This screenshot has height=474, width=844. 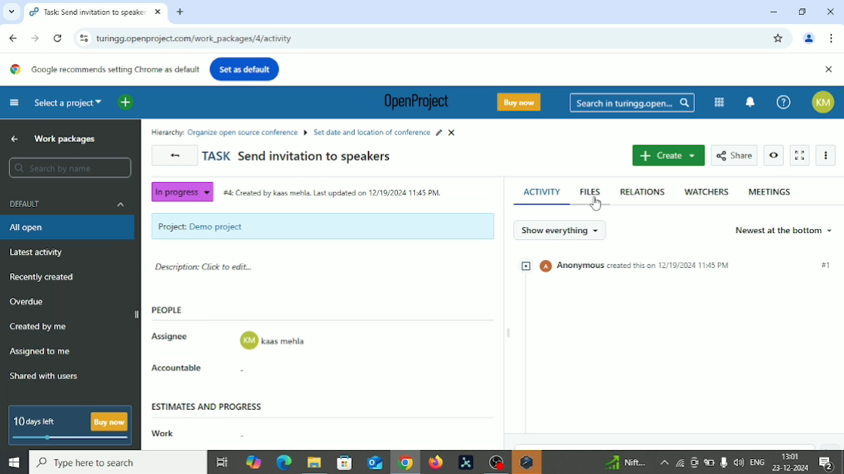 I want to click on current tab: Task: Send invitation to speake, so click(x=87, y=12).